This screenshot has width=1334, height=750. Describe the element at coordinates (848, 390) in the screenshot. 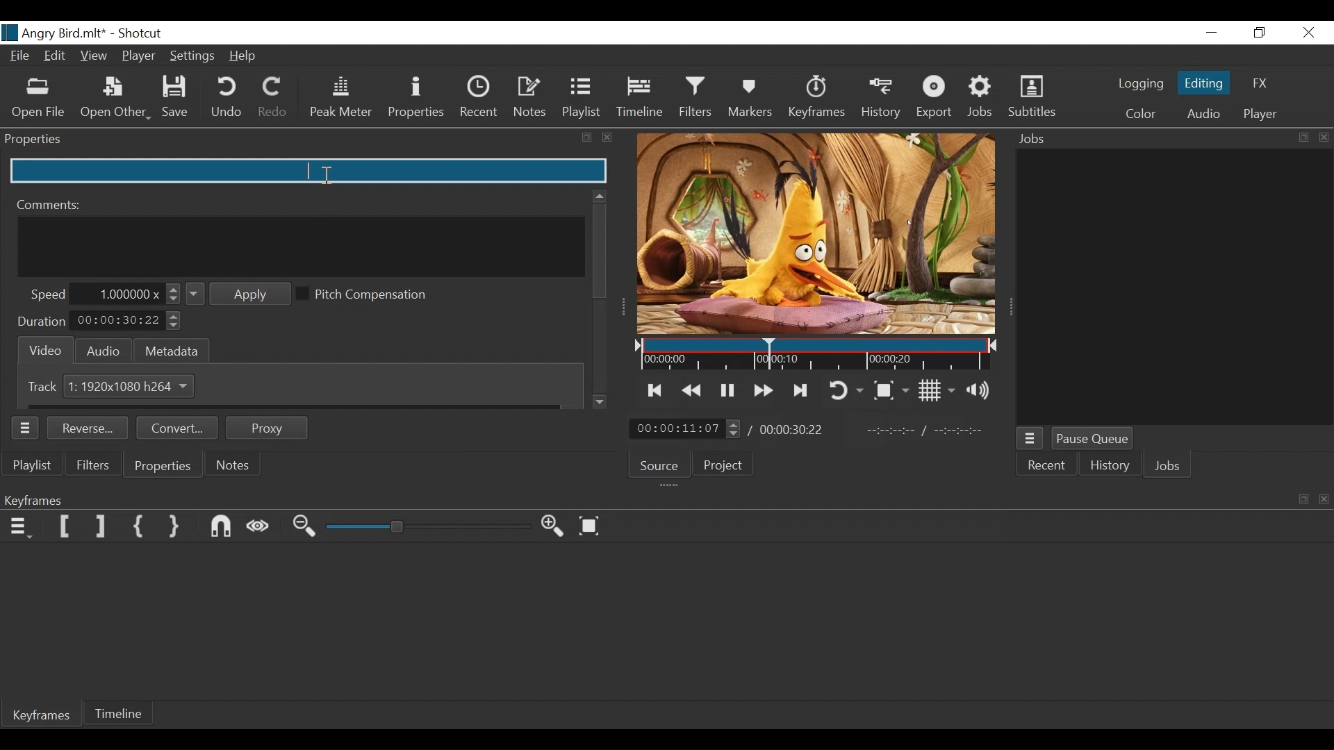

I see `Toggle player looping` at that location.